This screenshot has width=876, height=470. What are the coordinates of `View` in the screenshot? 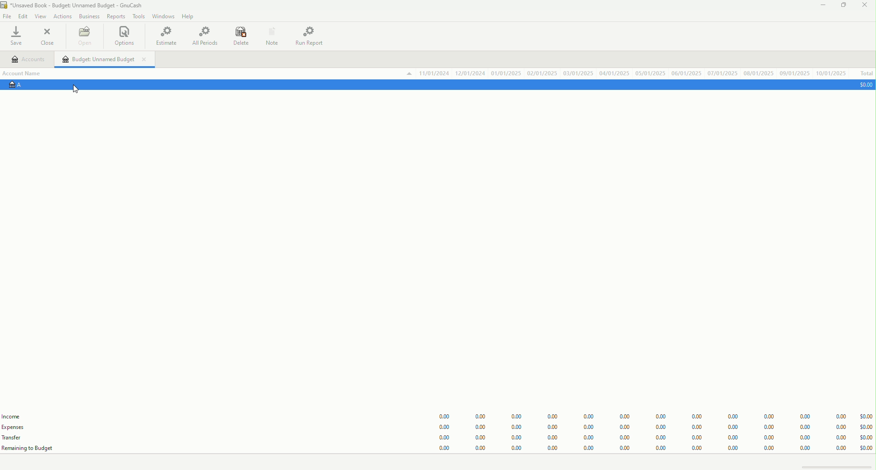 It's located at (42, 17).